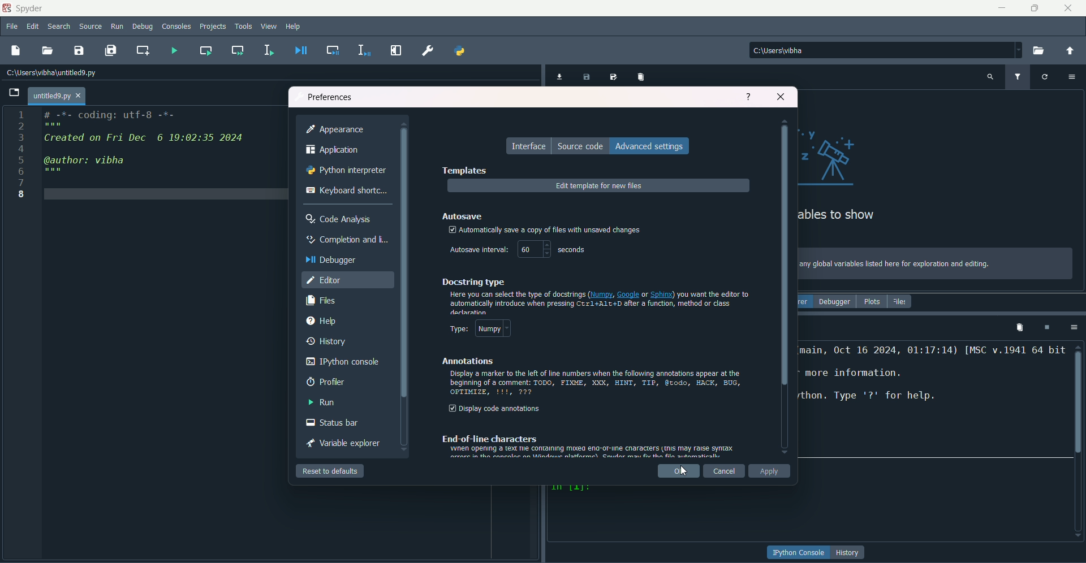 This screenshot has height=563, width=1086. Describe the element at coordinates (895, 264) in the screenshot. I see `text` at that location.